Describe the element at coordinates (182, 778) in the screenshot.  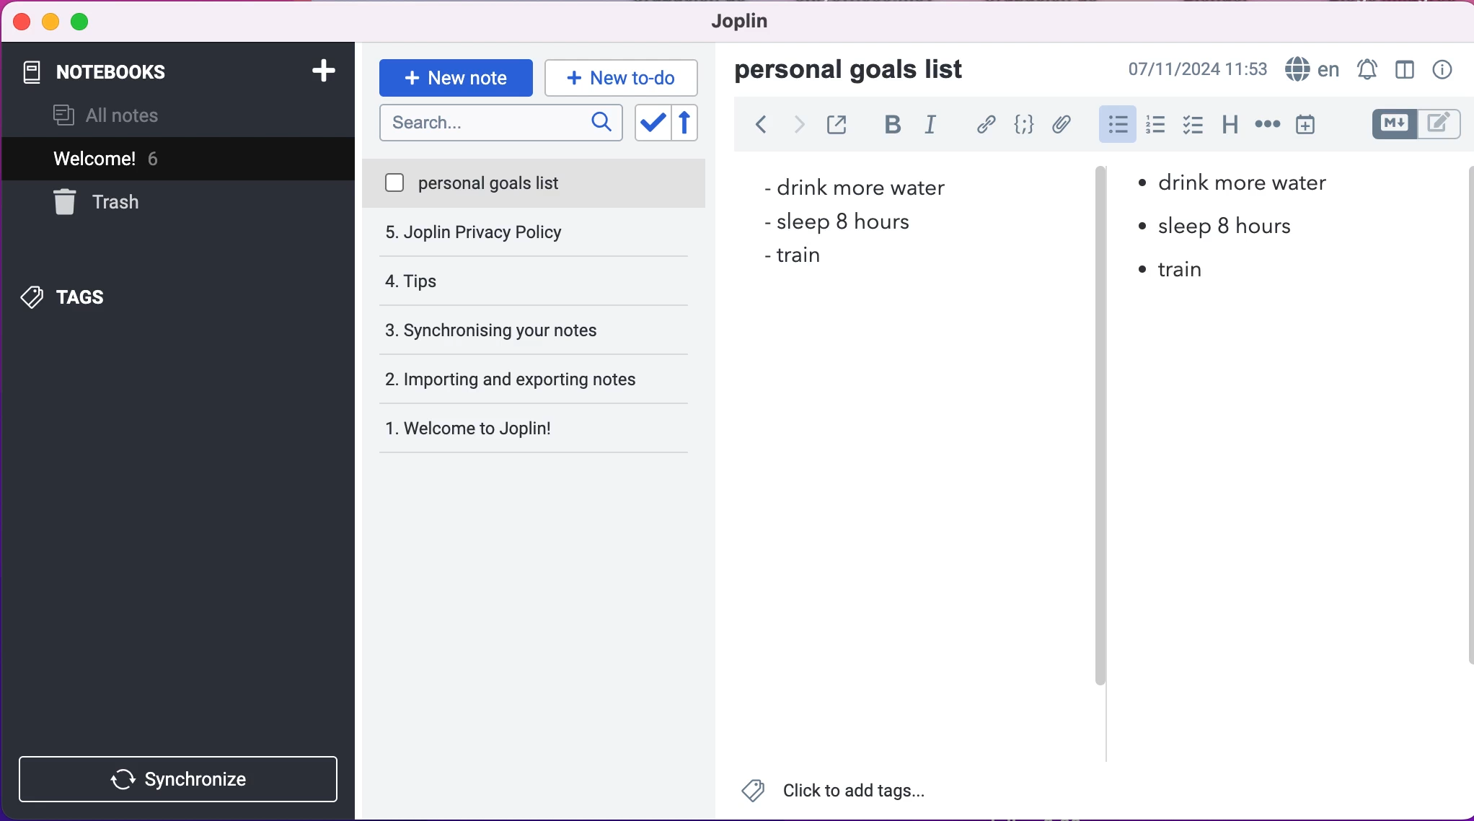
I see `synchronize` at that location.